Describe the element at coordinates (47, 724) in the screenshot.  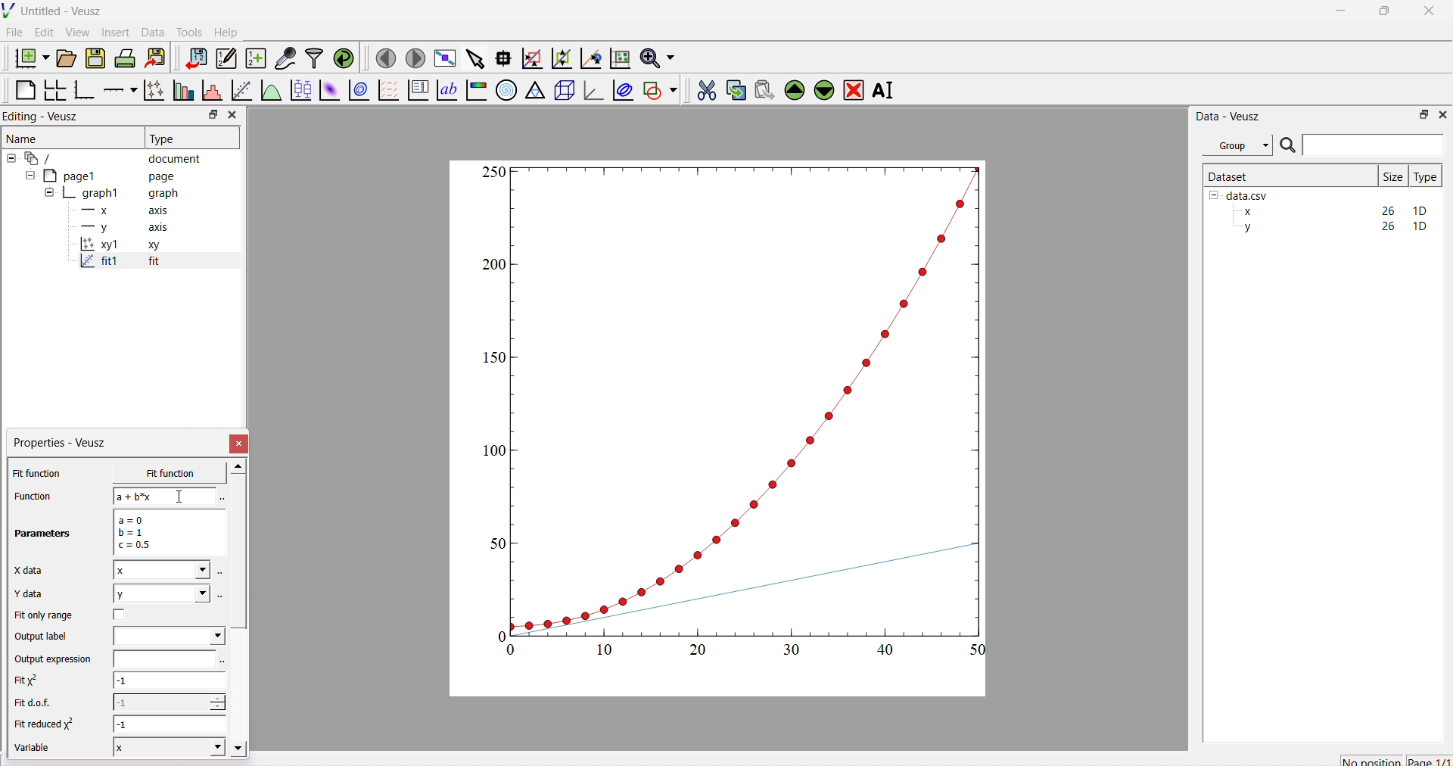
I see `Fit reduced x^2` at that location.